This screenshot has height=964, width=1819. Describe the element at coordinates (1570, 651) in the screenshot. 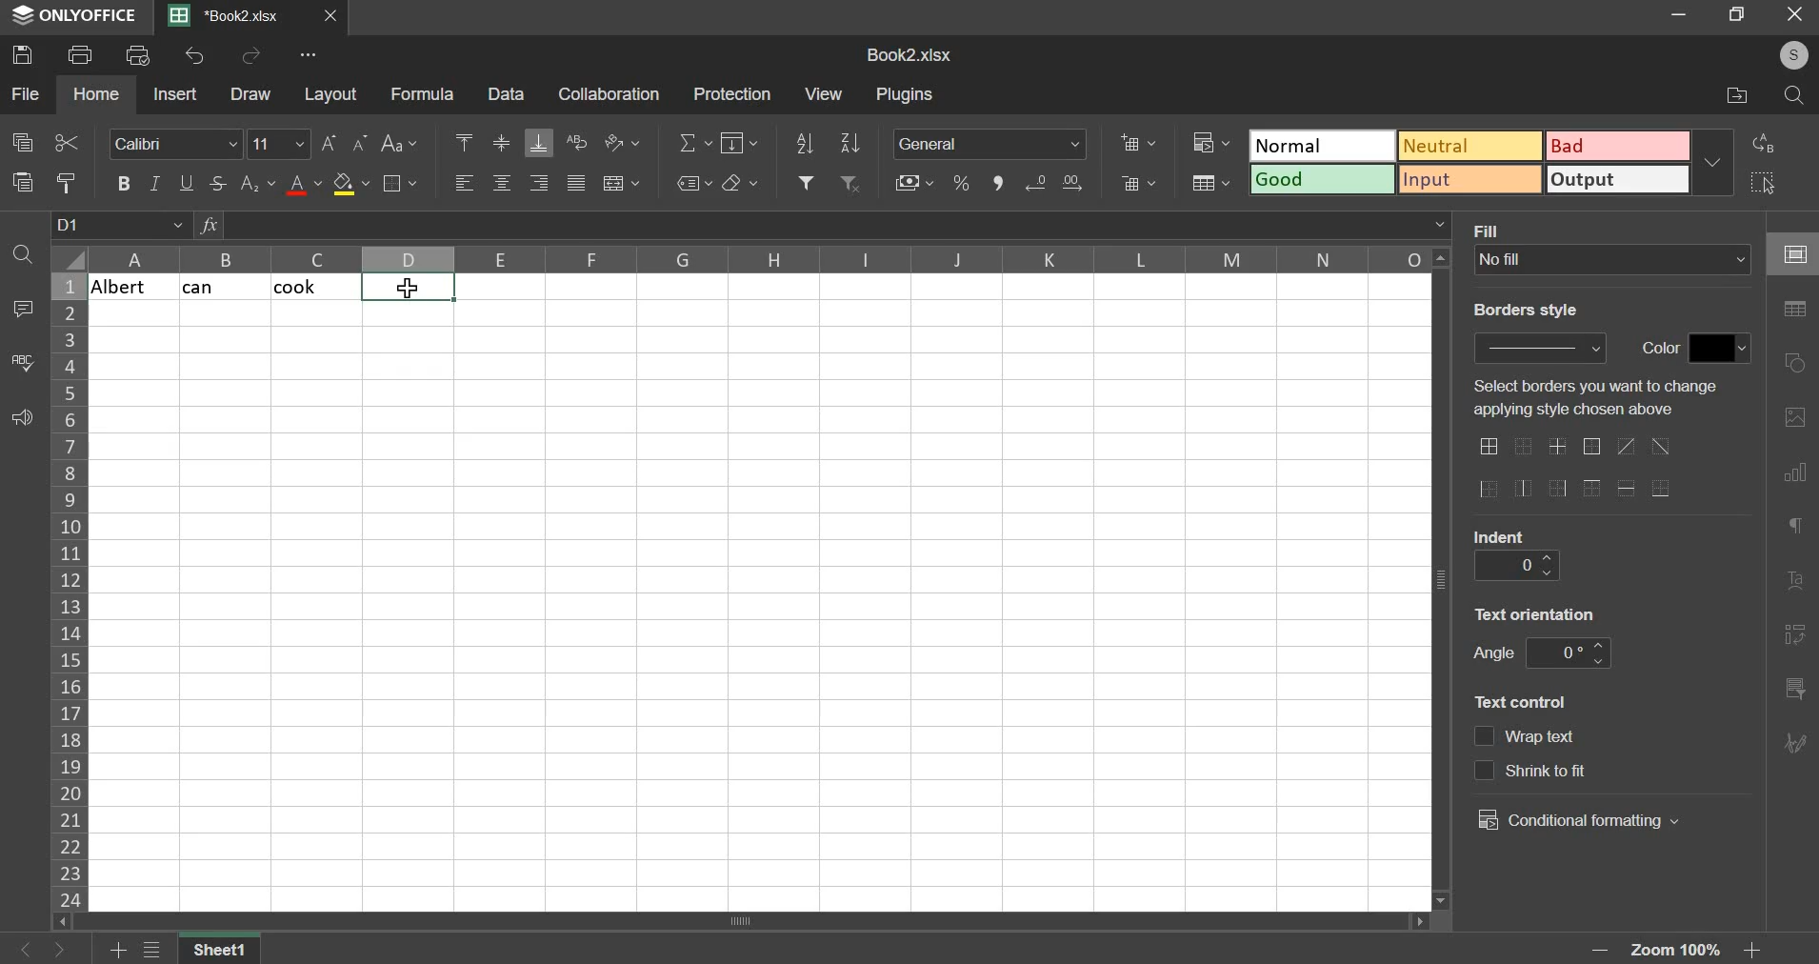

I see `angle` at that location.